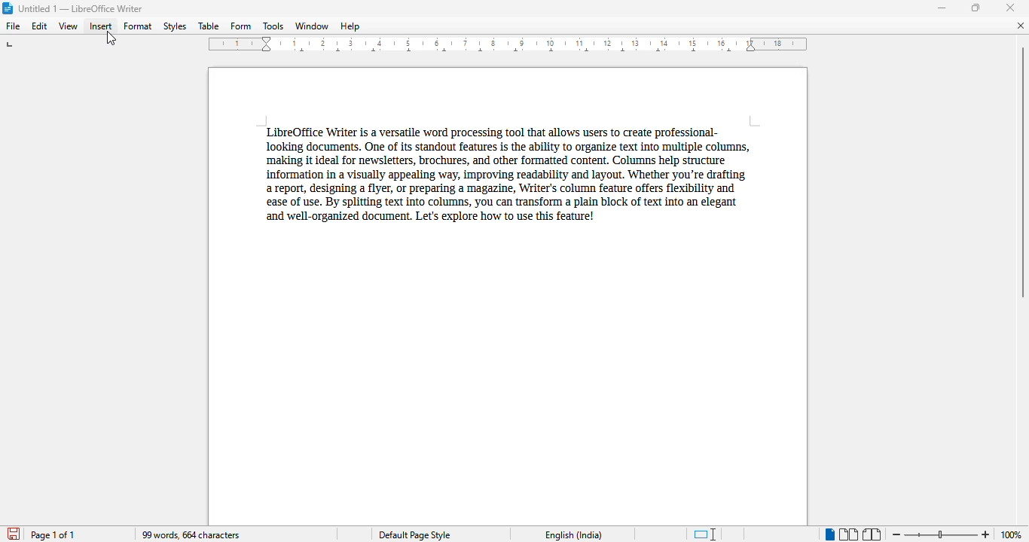  Describe the element at coordinates (414, 535) in the screenshot. I see `Default page style` at that location.